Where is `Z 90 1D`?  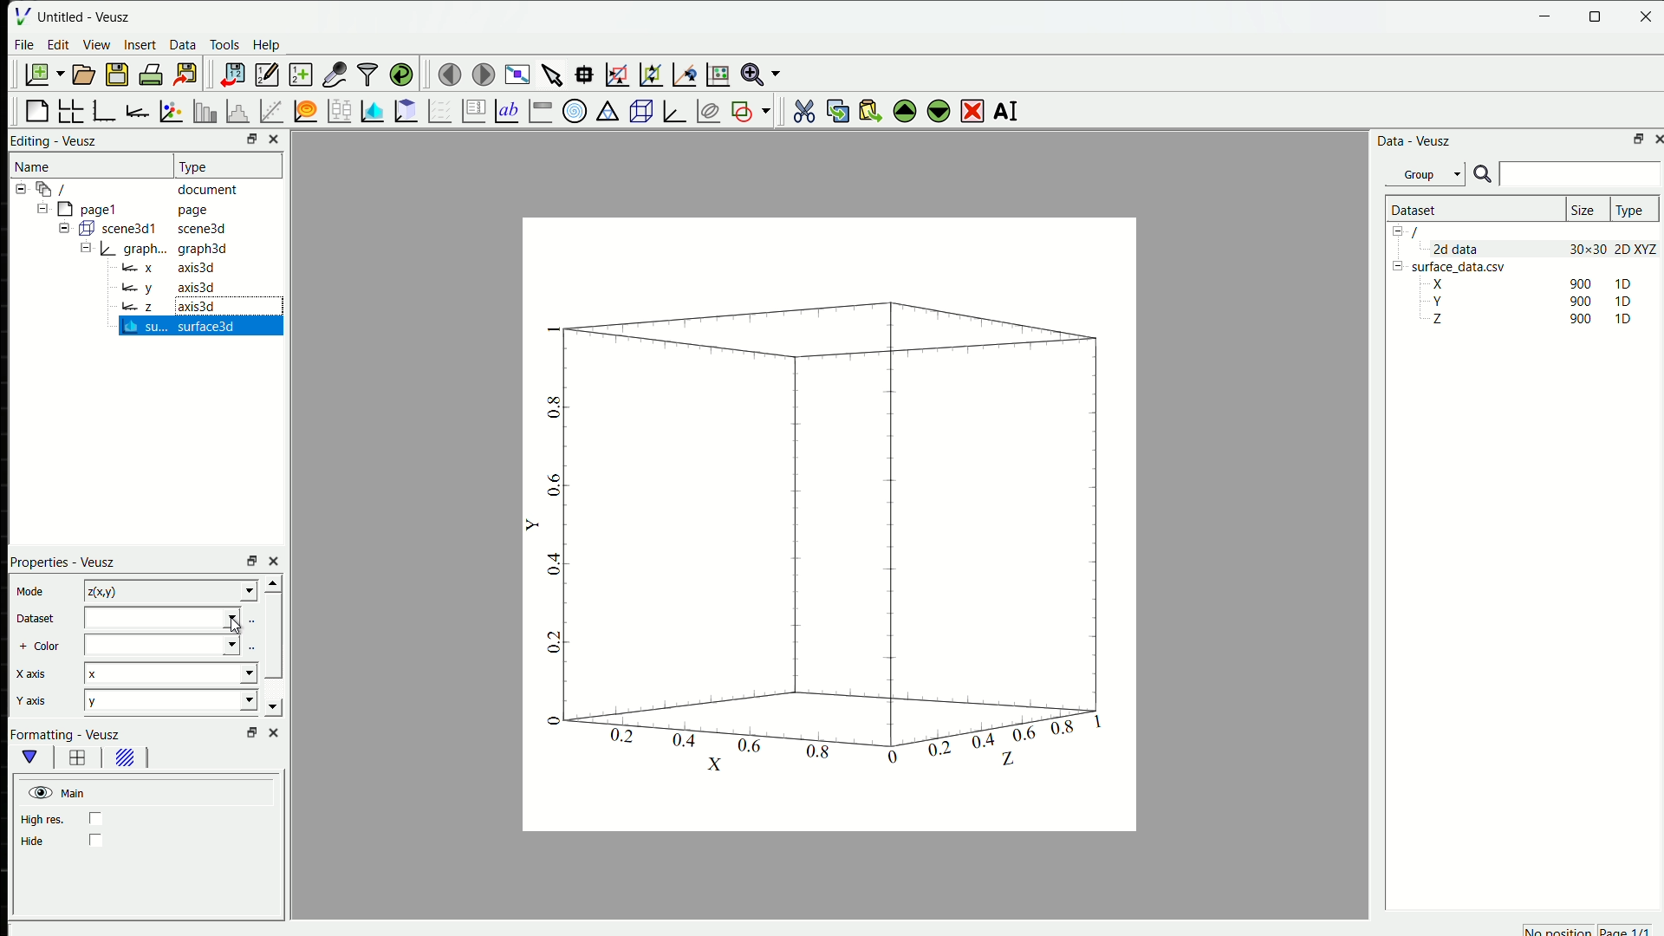
Z 90 1D is located at coordinates (1526, 319).